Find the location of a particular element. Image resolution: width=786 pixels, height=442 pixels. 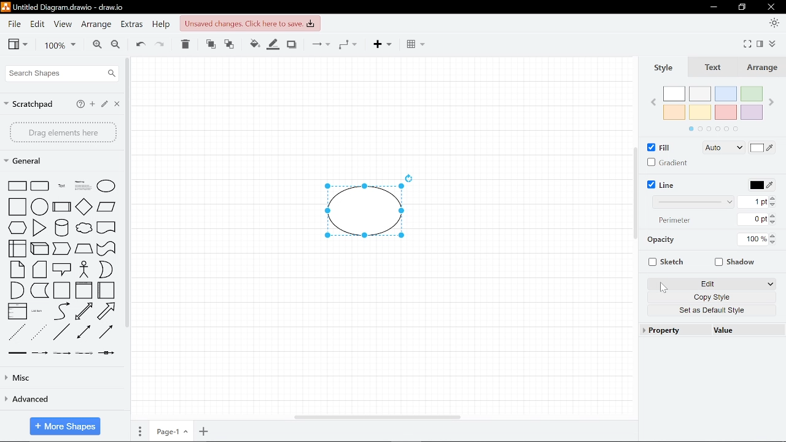

link is located at coordinates (16, 352).